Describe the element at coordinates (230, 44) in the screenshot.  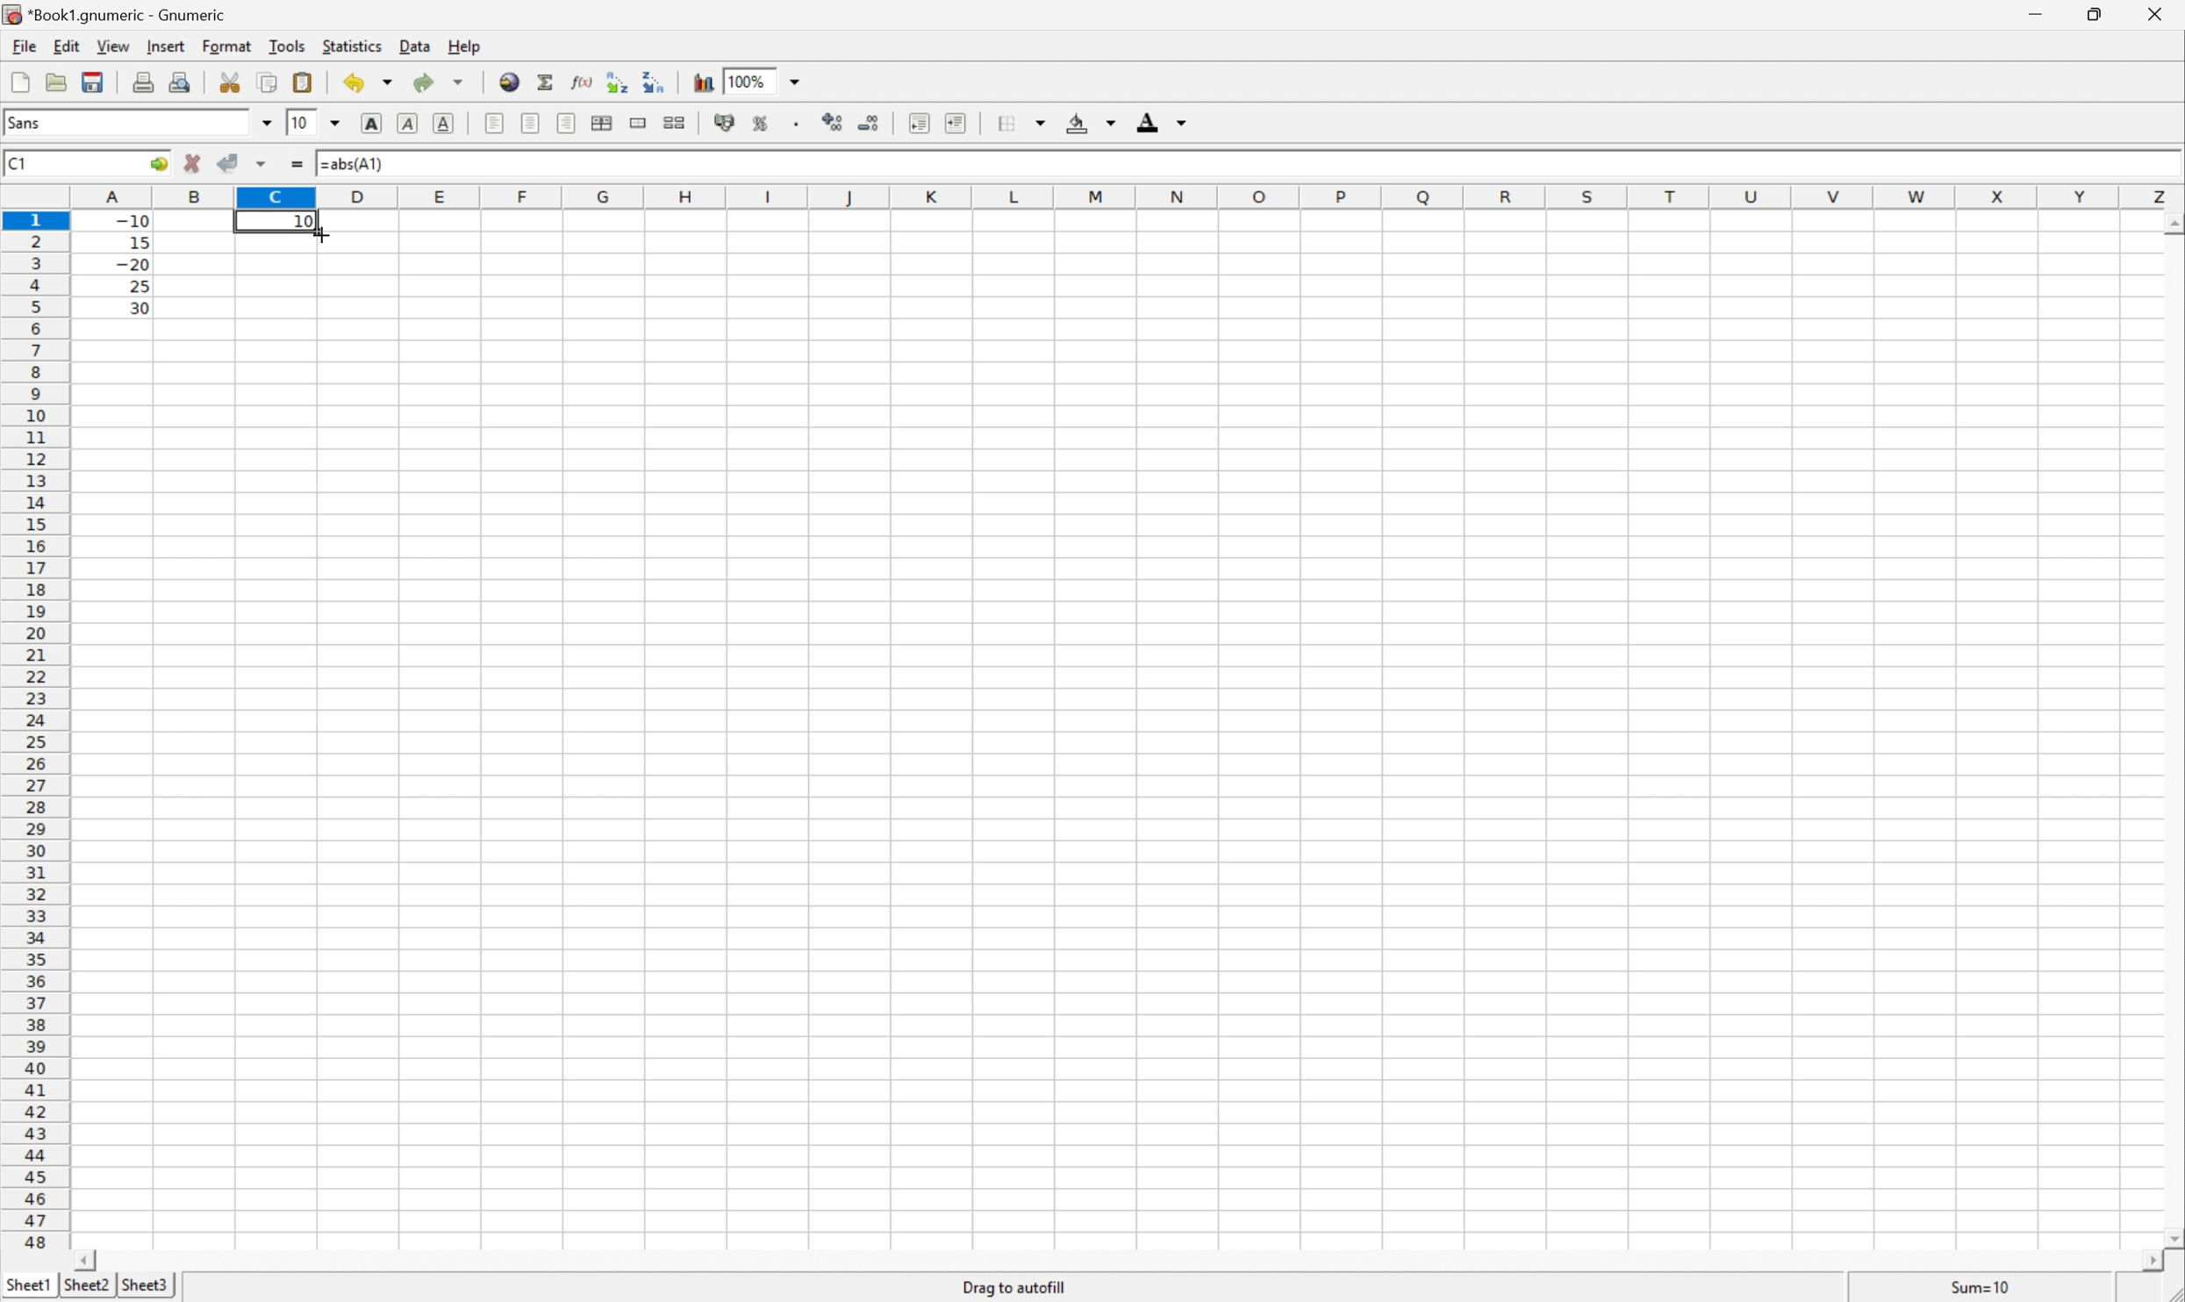
I see `Format` at that location.